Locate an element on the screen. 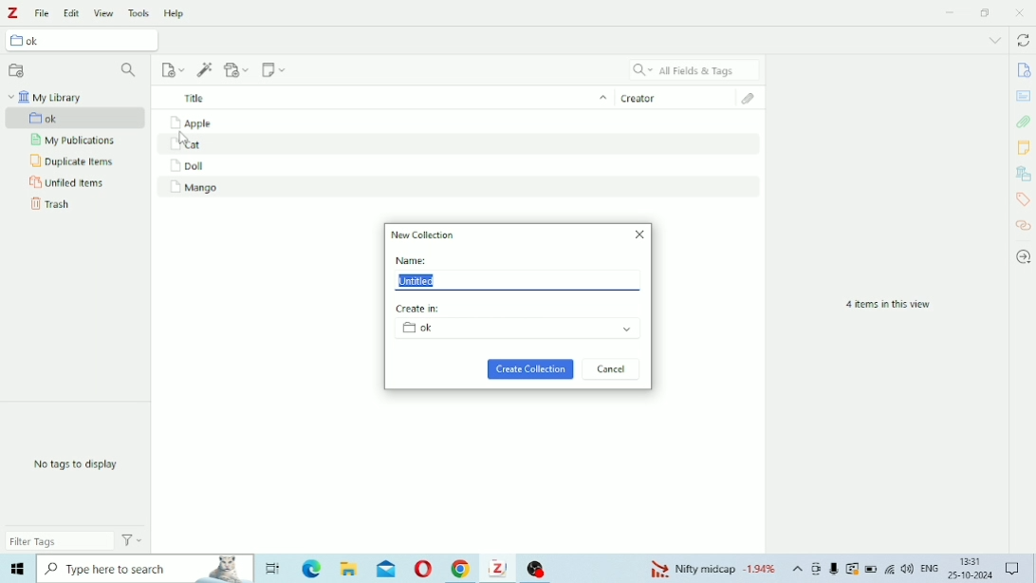 This screenshot has width=1036, height=583. 25-10-2024 is located at coordinates (971, 575).